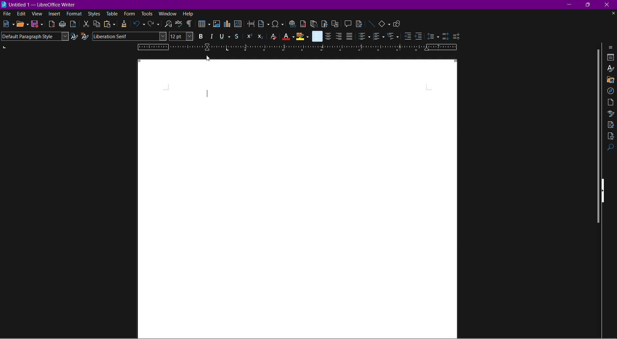 Image resolution: width=617 pixels, height=339 pixels. Describe the element at coordinates (200, 36) in the screenshot. I see `Bold` at that location.